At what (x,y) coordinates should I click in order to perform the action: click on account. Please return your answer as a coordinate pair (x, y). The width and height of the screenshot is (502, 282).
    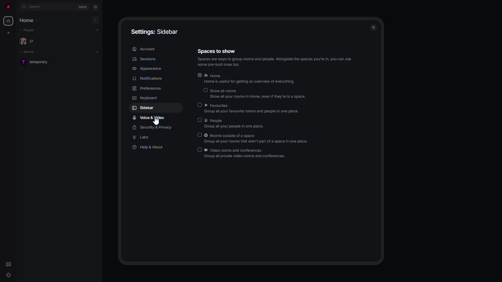
    Looking at the image, I should click on (143, 49).